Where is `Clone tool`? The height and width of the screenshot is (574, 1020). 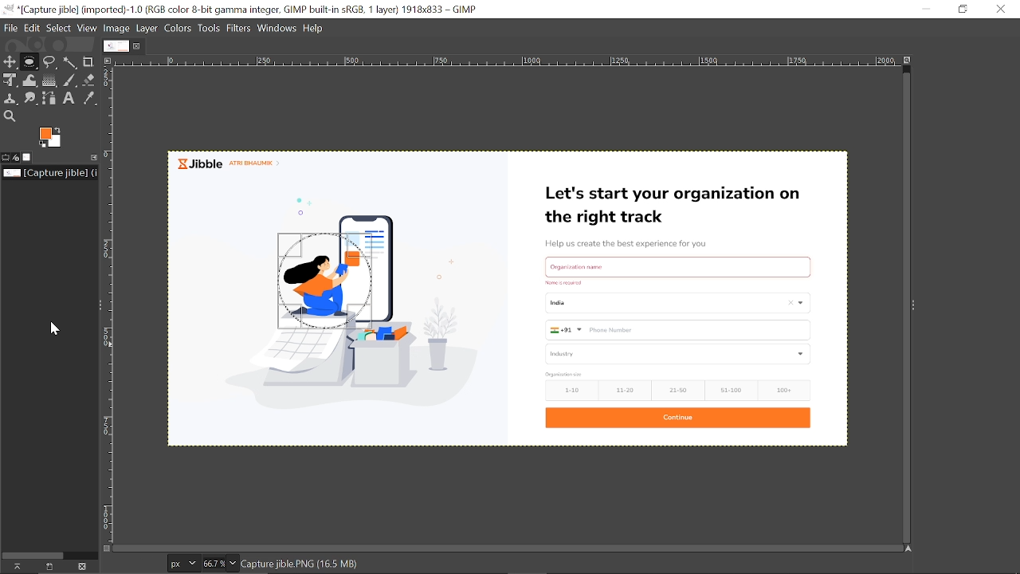
Clone tool is located at coordinates (13, 98).